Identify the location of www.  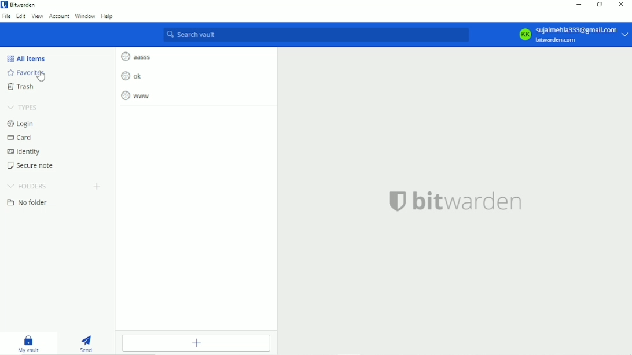
(135, 95).